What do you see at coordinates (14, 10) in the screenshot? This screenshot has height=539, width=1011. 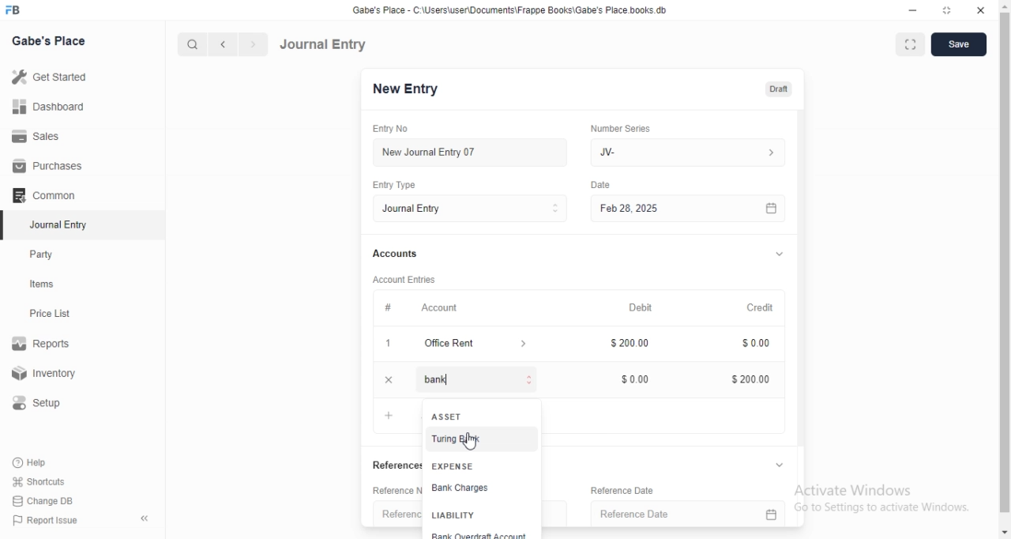 I see `FB logo` at bounding box center [14, 10].